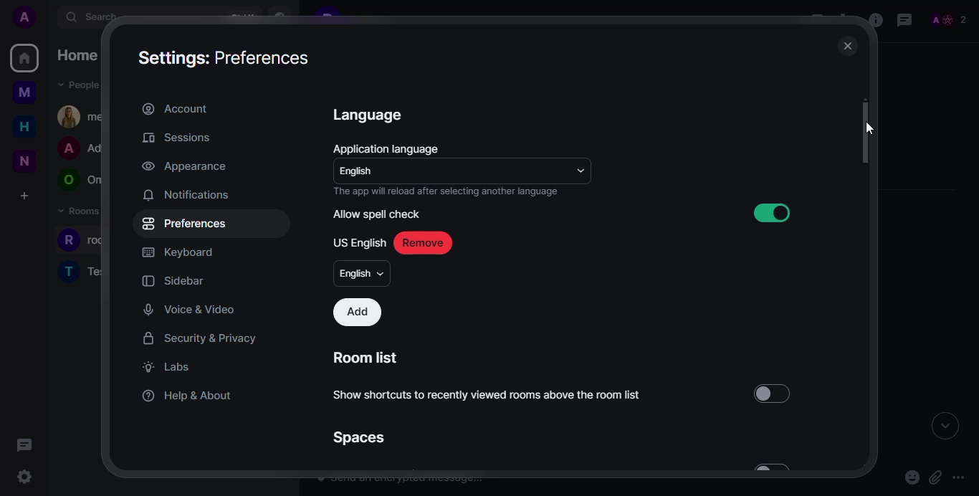  I want to click on notifications, so click(186, 194).